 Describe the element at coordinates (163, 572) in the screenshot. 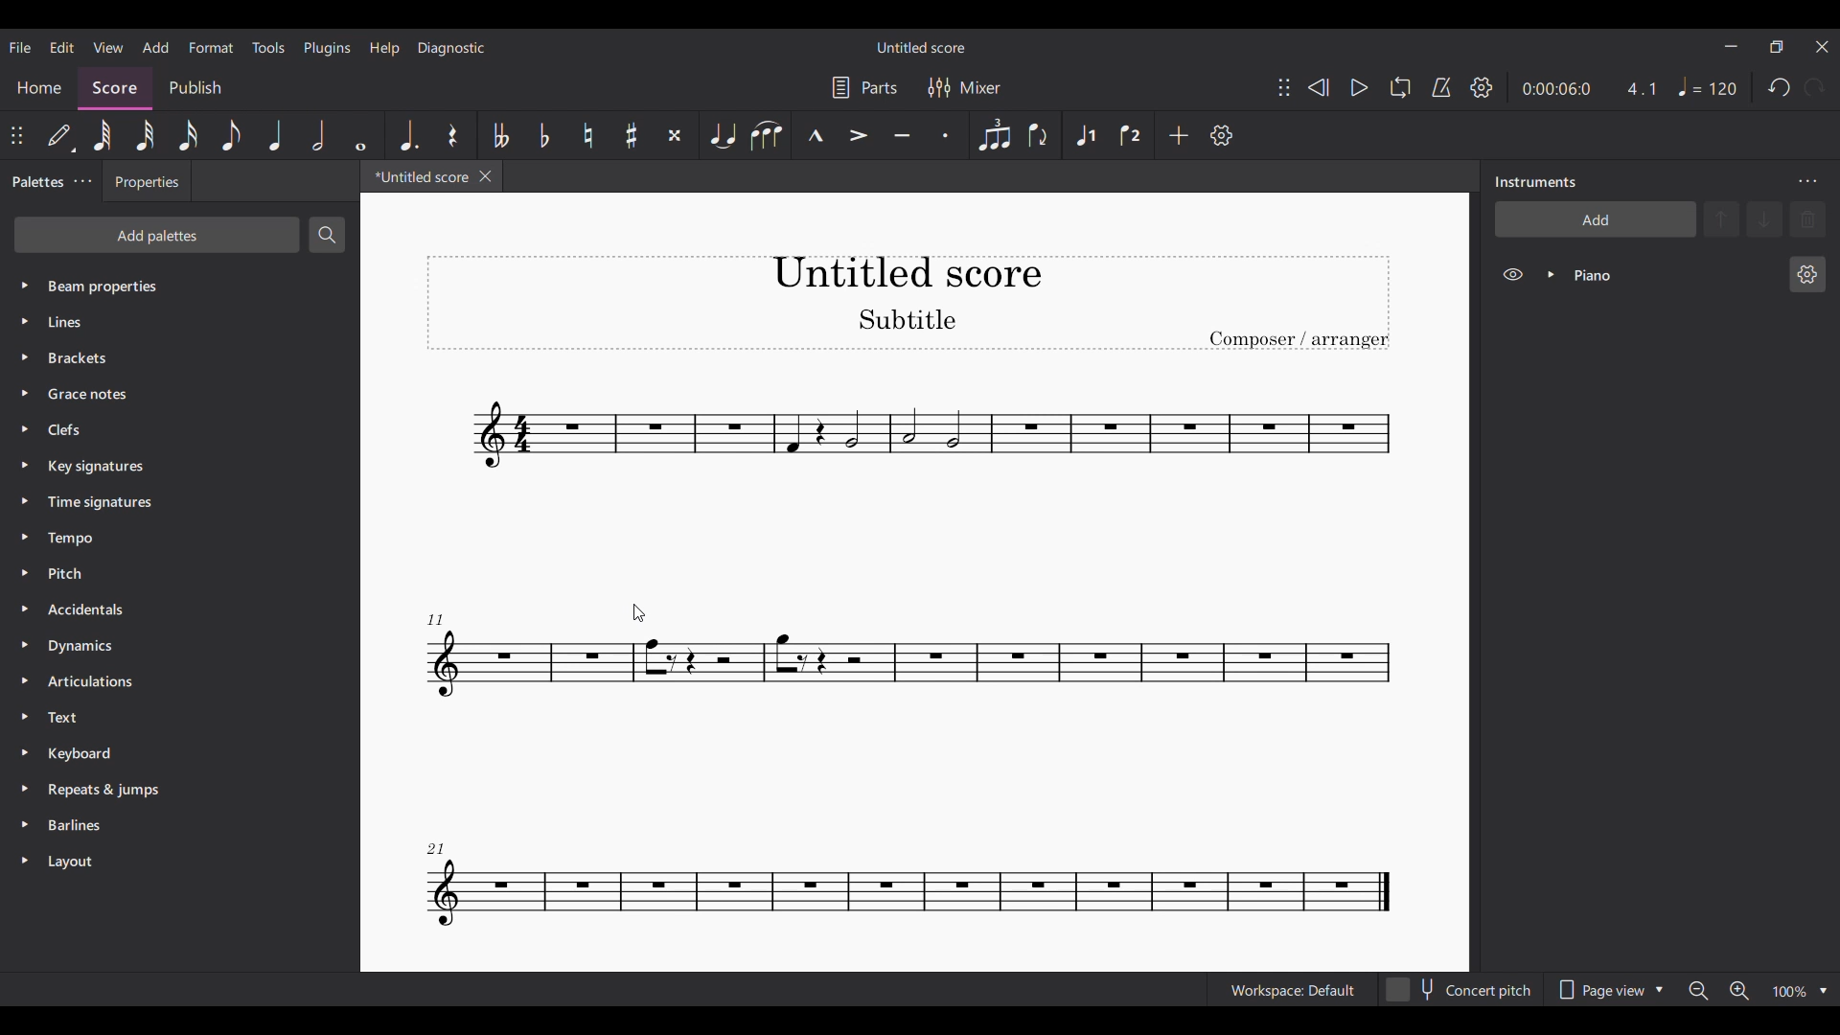

I see `Pitch` at that location.